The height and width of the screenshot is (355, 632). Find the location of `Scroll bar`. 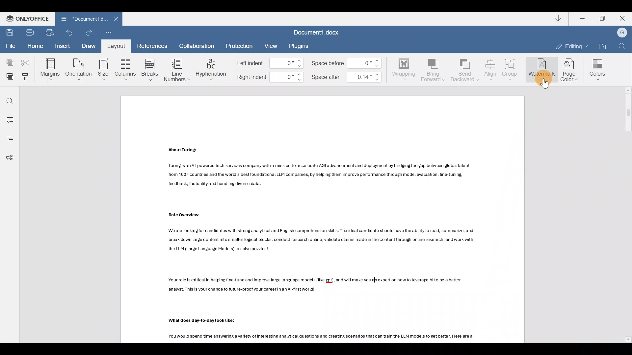

Scroll bar is located at coordinates (625, 214).